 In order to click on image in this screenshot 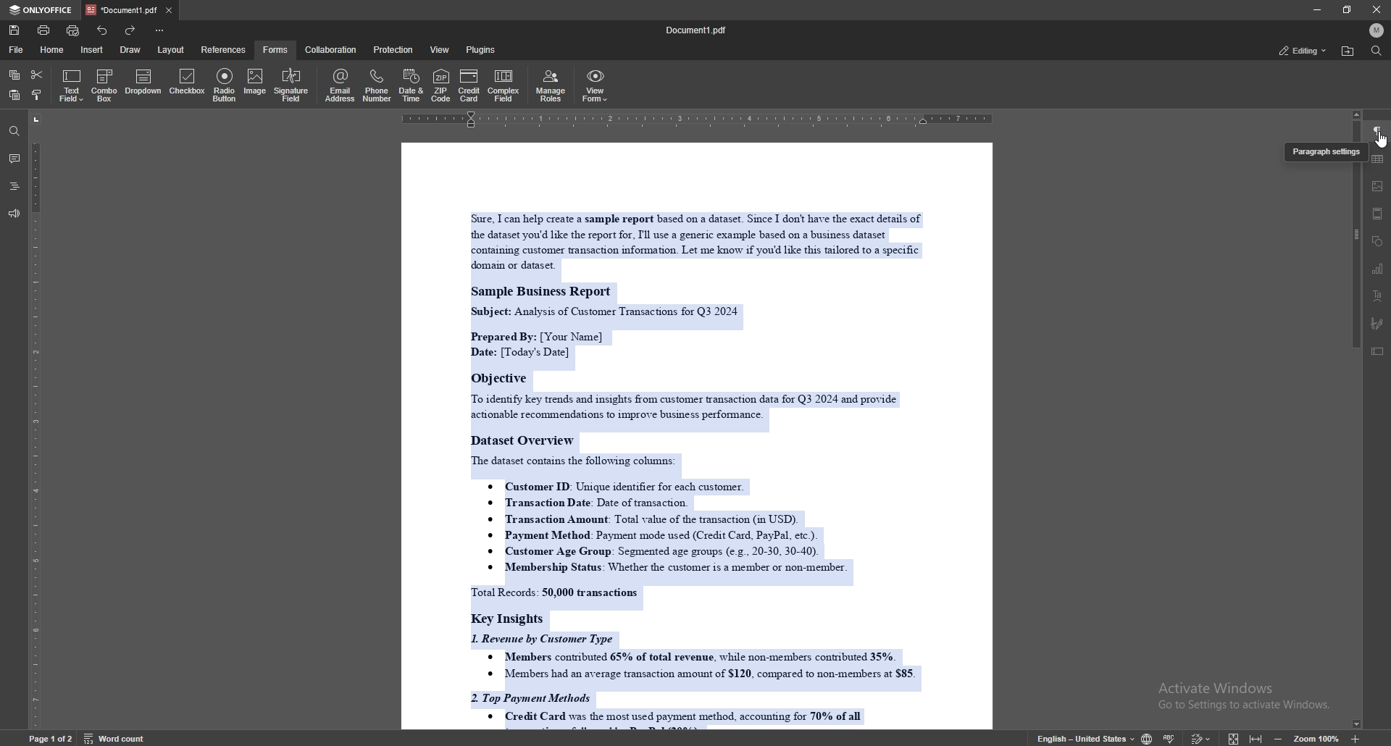, I will do `click(254, 83)`.